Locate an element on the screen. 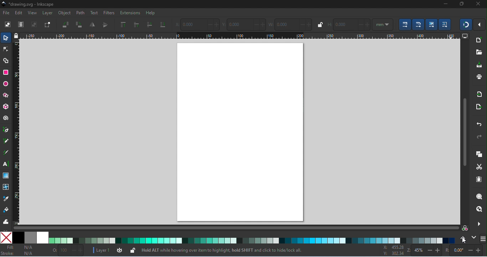  previous color shade is located at coordinates (462, 238).